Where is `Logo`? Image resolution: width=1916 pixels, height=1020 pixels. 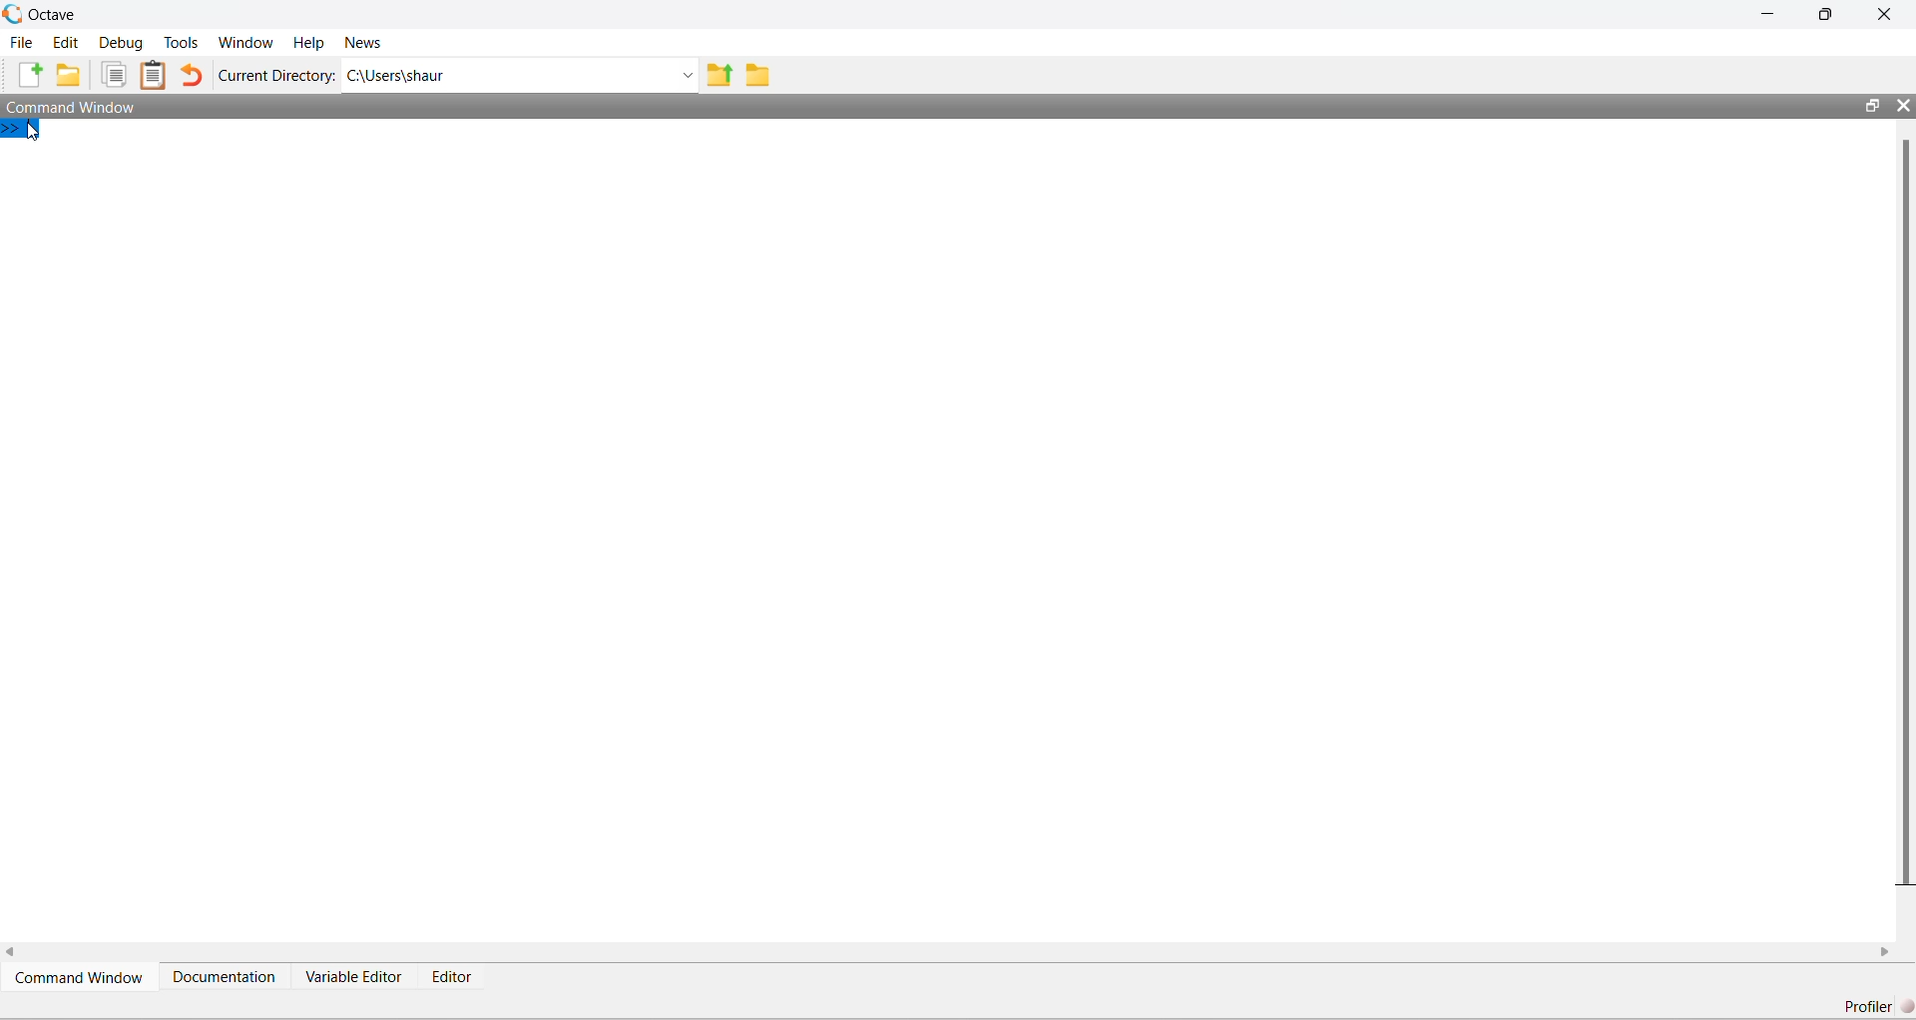 Logo is located at coordinates (13, 13).